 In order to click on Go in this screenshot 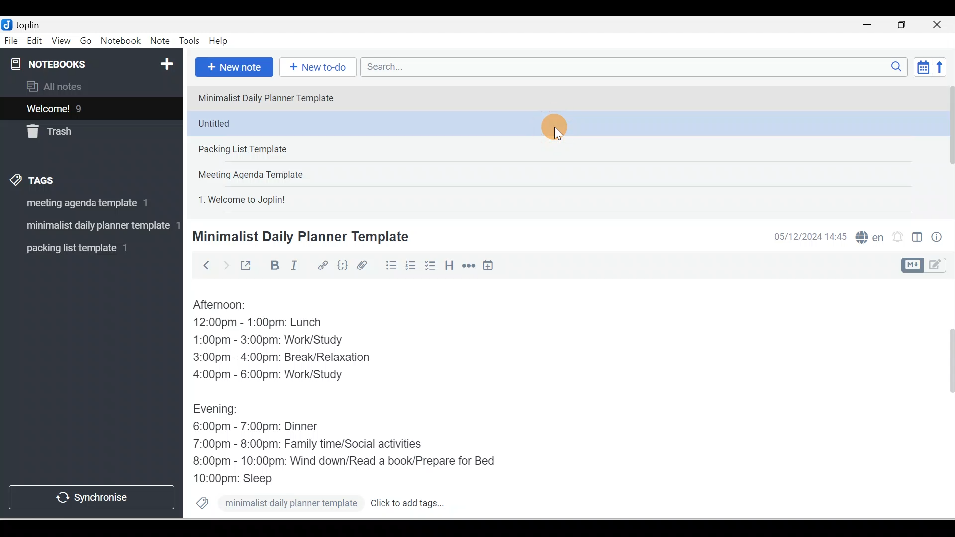, I will do `click(87, 41)`.